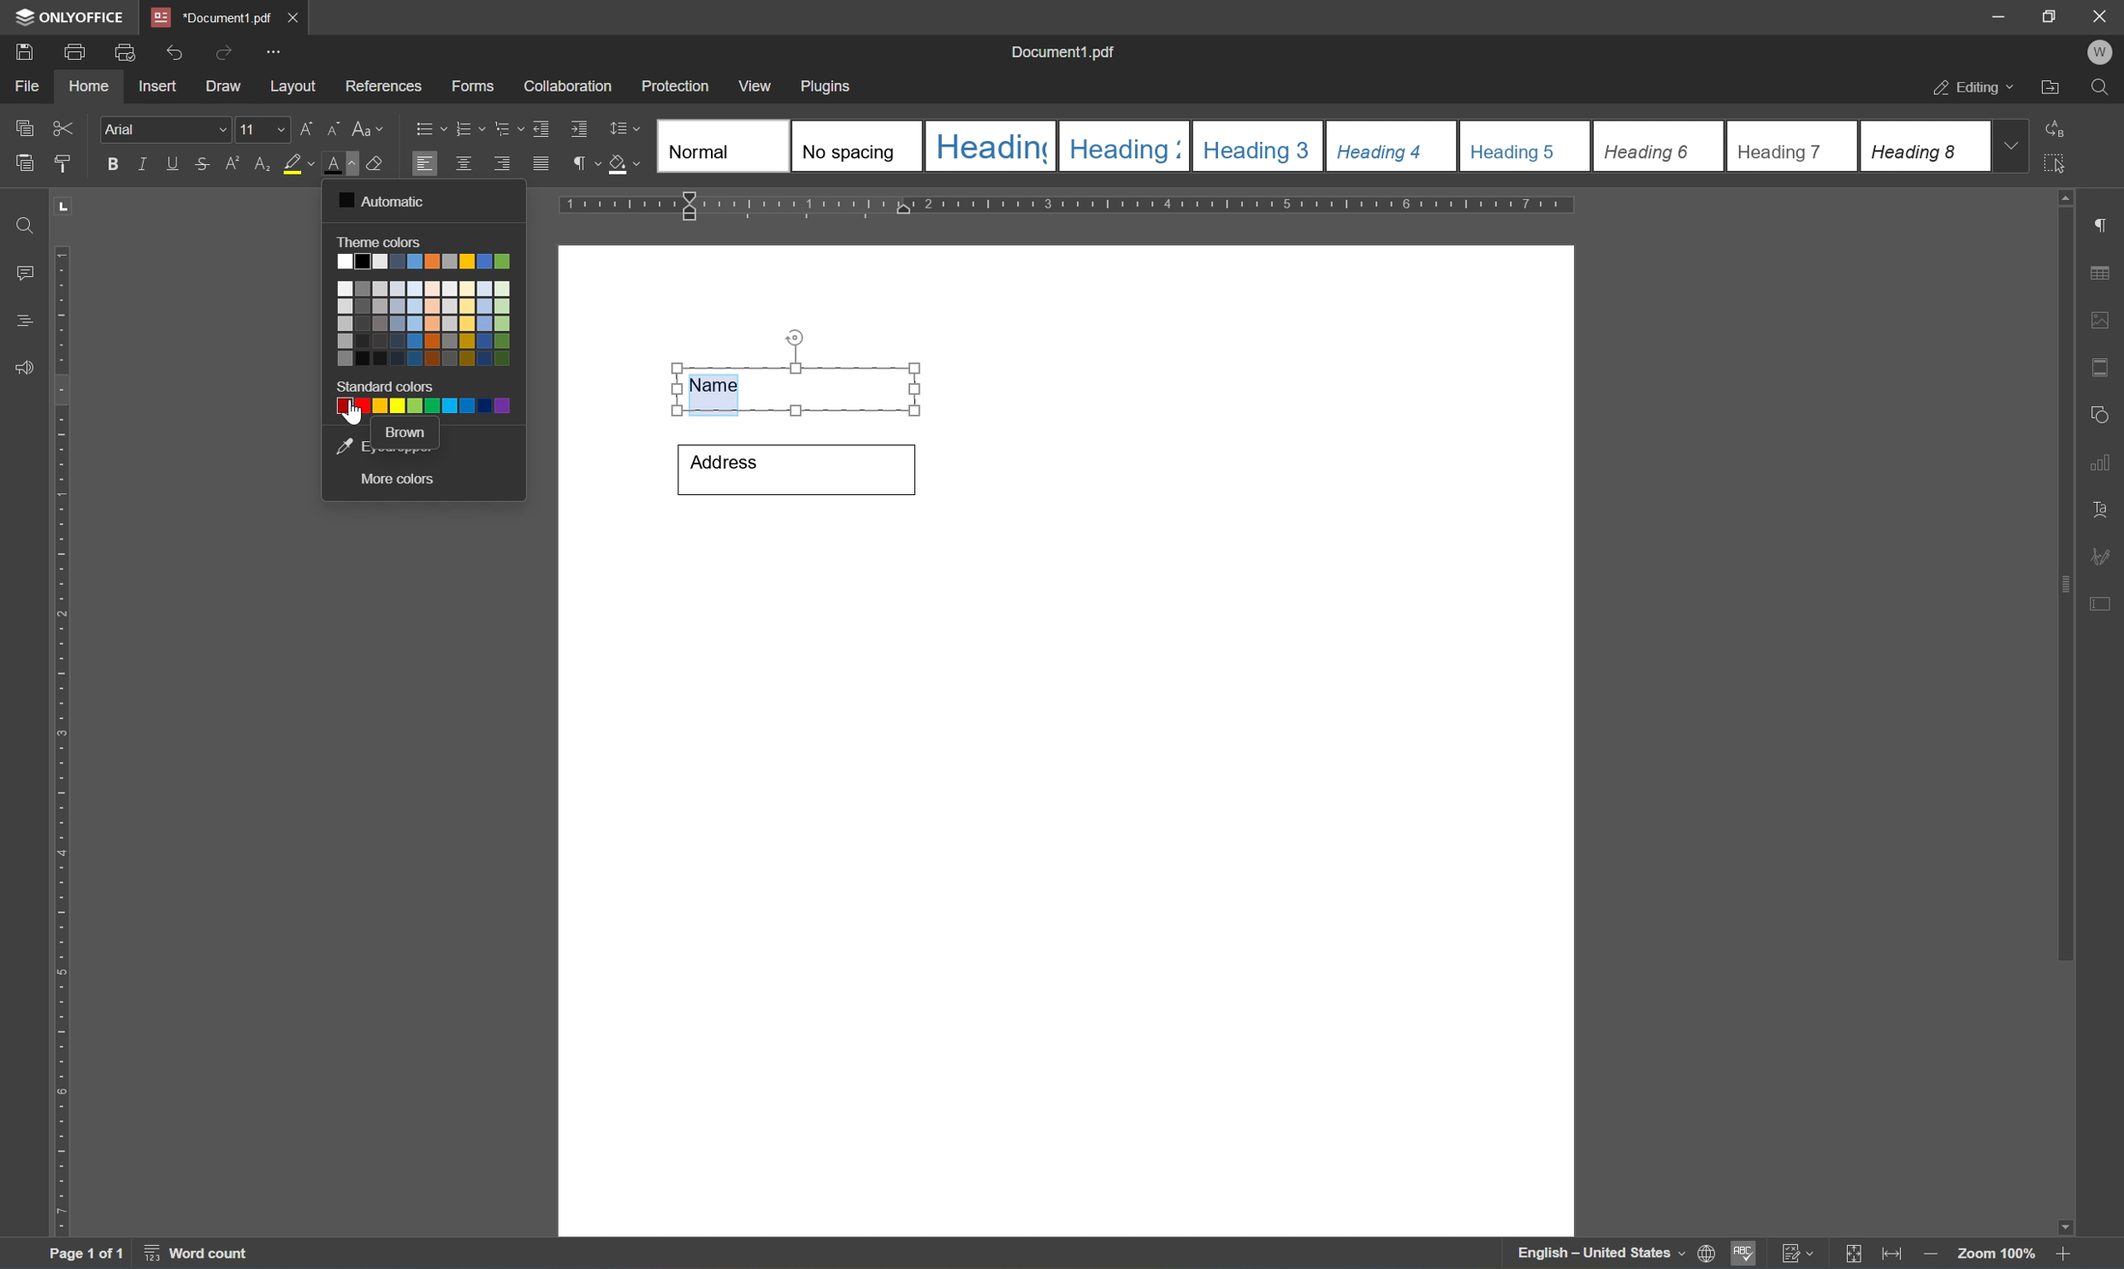 The height and width of the screenshot is (1269, 2124). I want to click on view, so click(758, 85).